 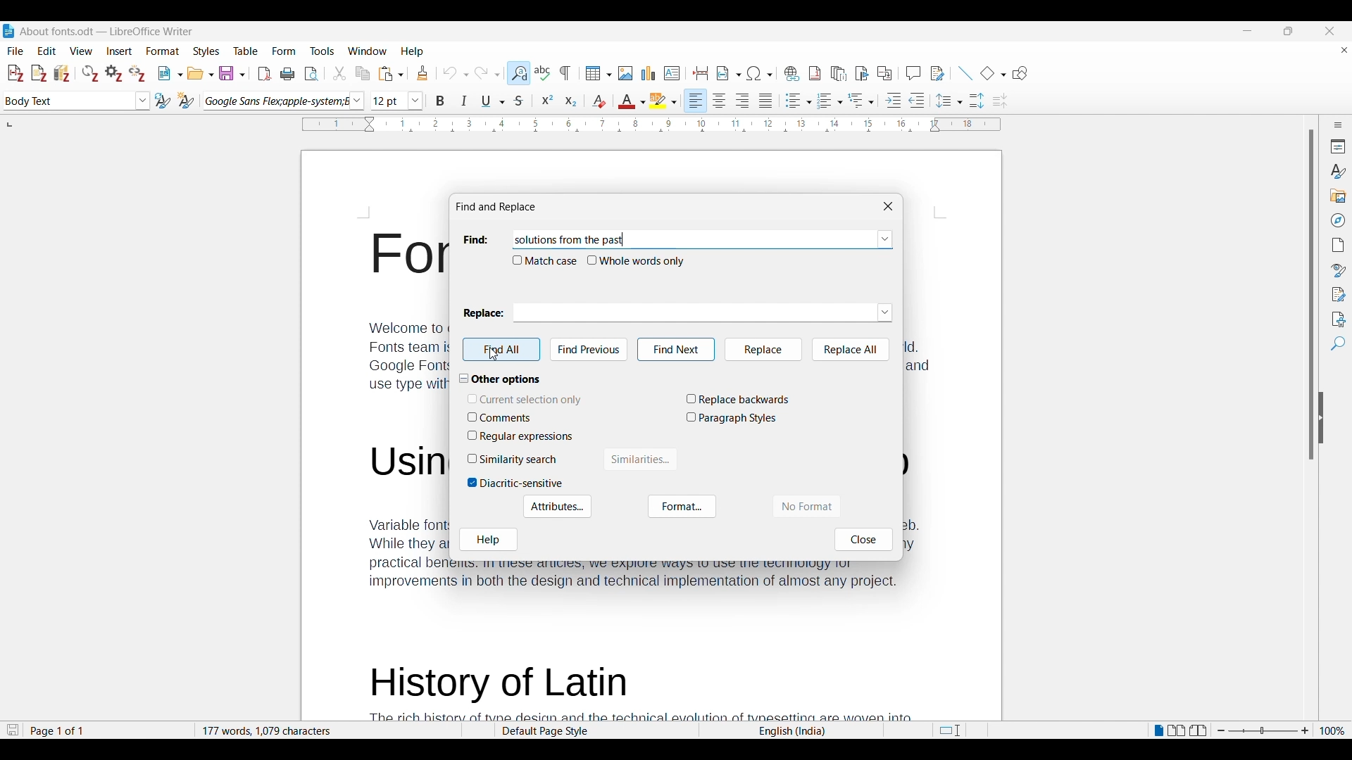 What do you see at coordinates (1306, 731) in the screenshot?
I see `Zoom in` at bounding box center [1306, 731].